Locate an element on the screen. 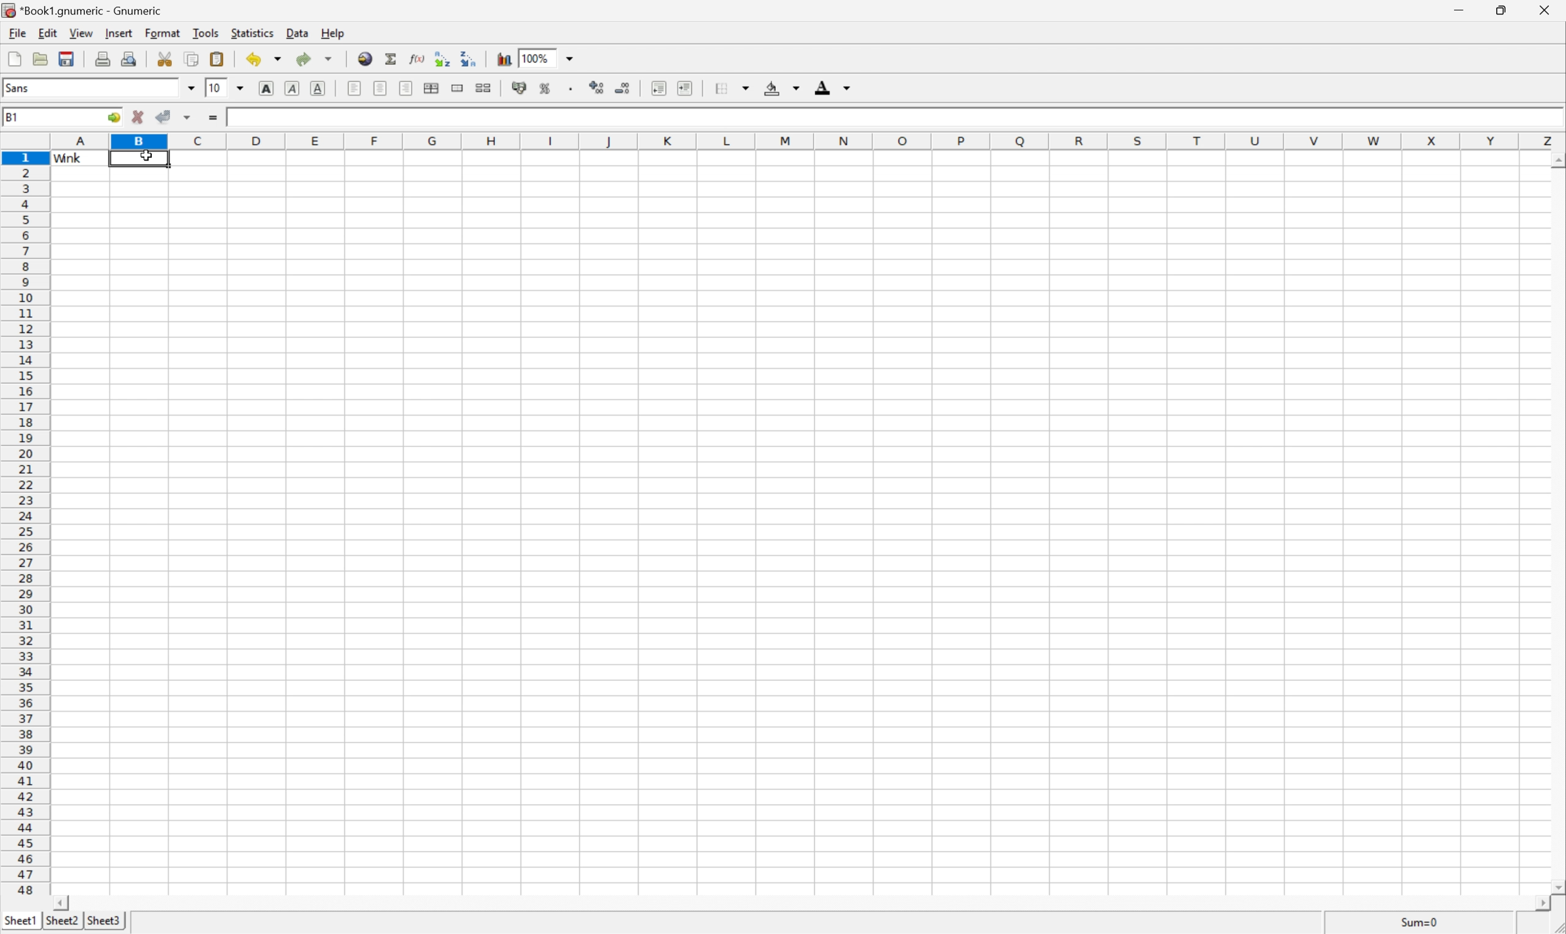 This screenshot has width=1566, height=934. format selection as percentage is located at coordinates (547, 88).